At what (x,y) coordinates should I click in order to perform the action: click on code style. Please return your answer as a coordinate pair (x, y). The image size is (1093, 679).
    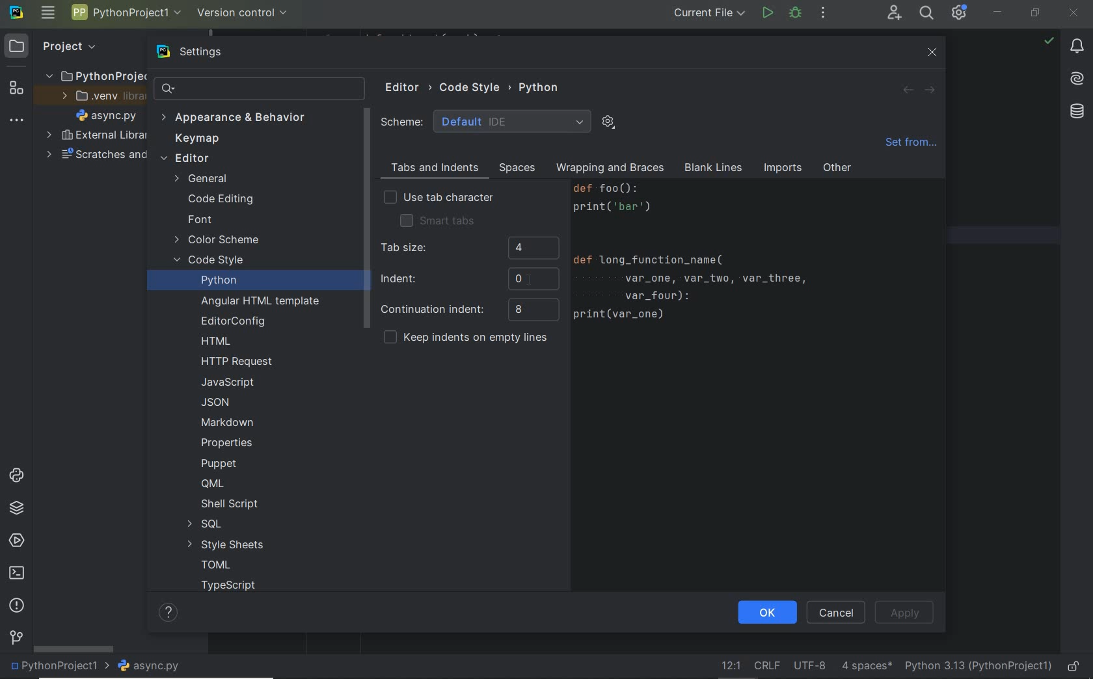
    Looking at the image, I should click on (211, 261).